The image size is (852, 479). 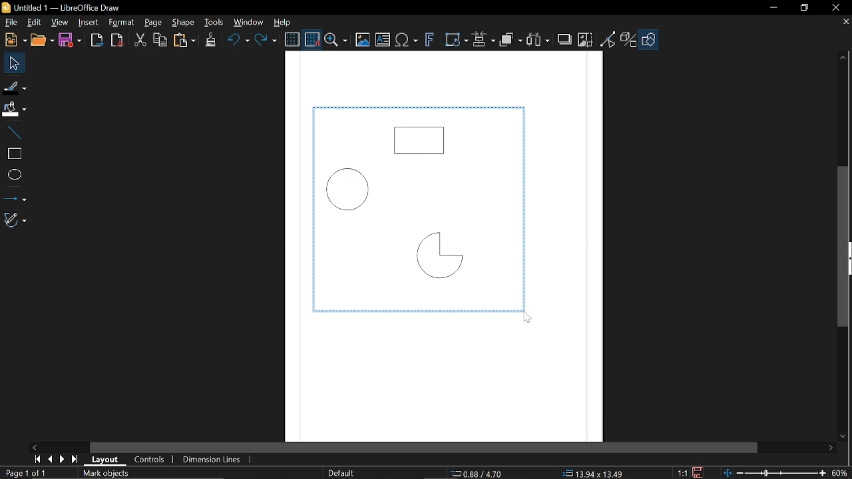 I want to click on horizontal line around objects, so click(x=417, y=313).